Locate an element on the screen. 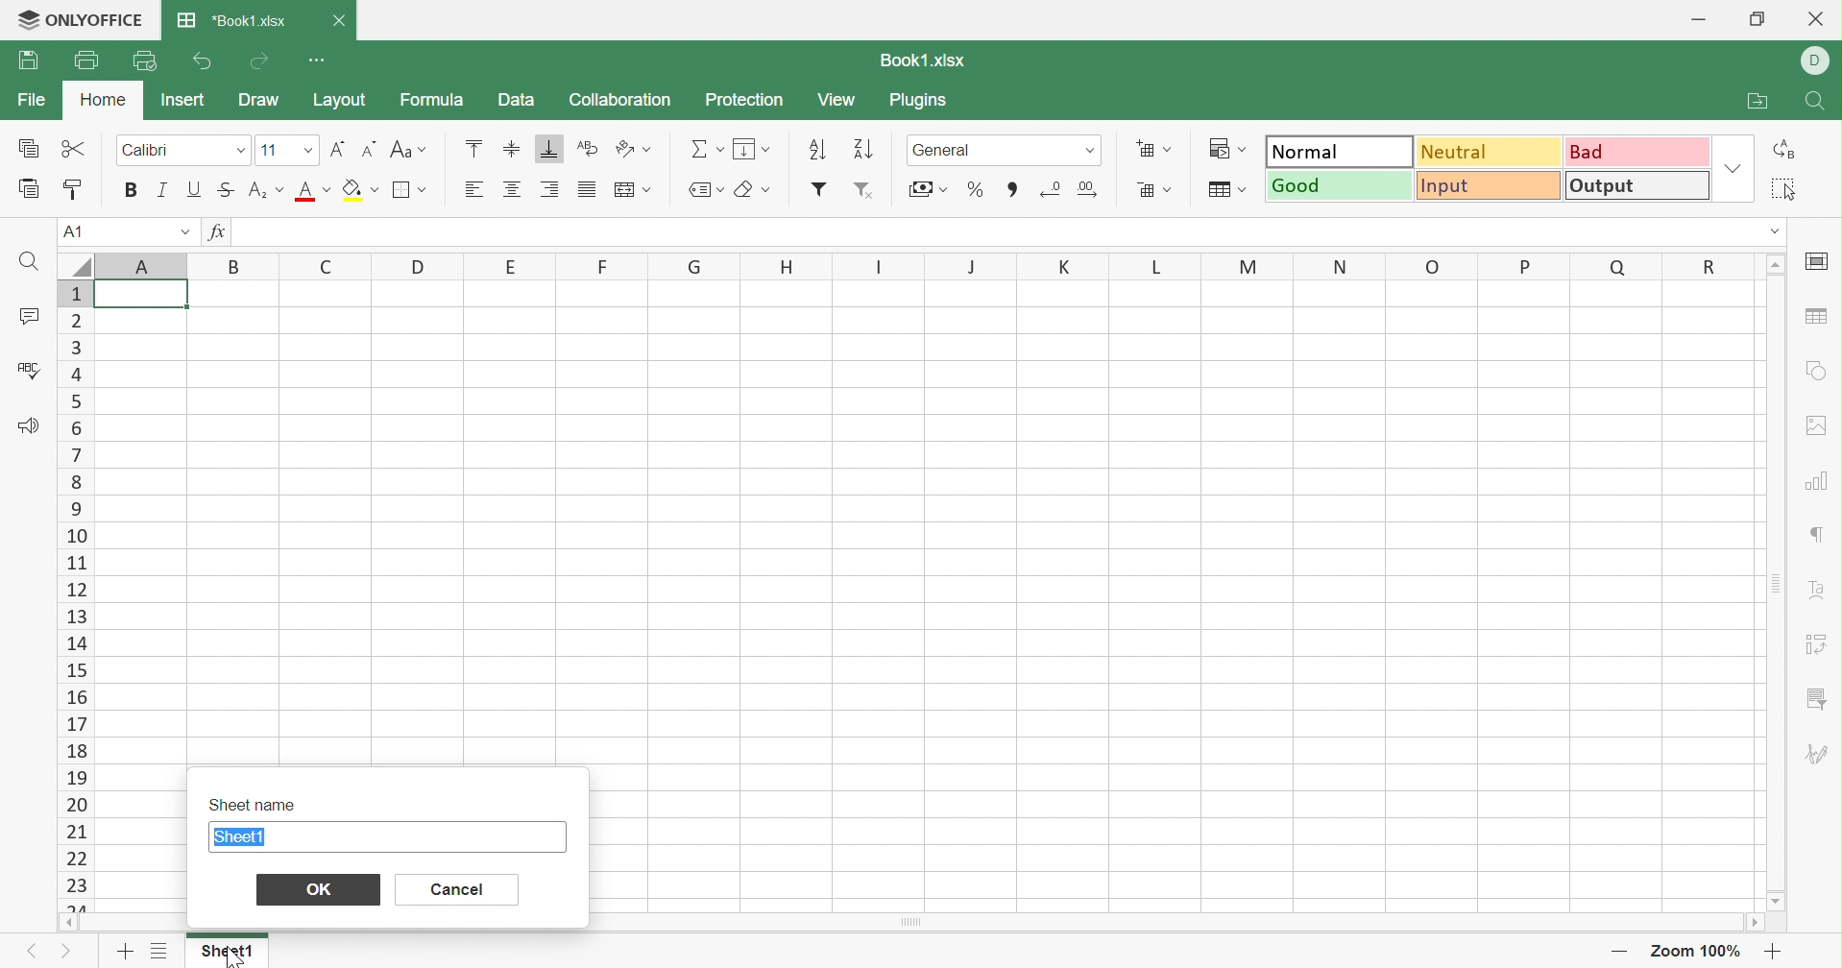 The height and width of the screenshot is (968, 1842). Filter menu is located at coordinates (1817, 700).